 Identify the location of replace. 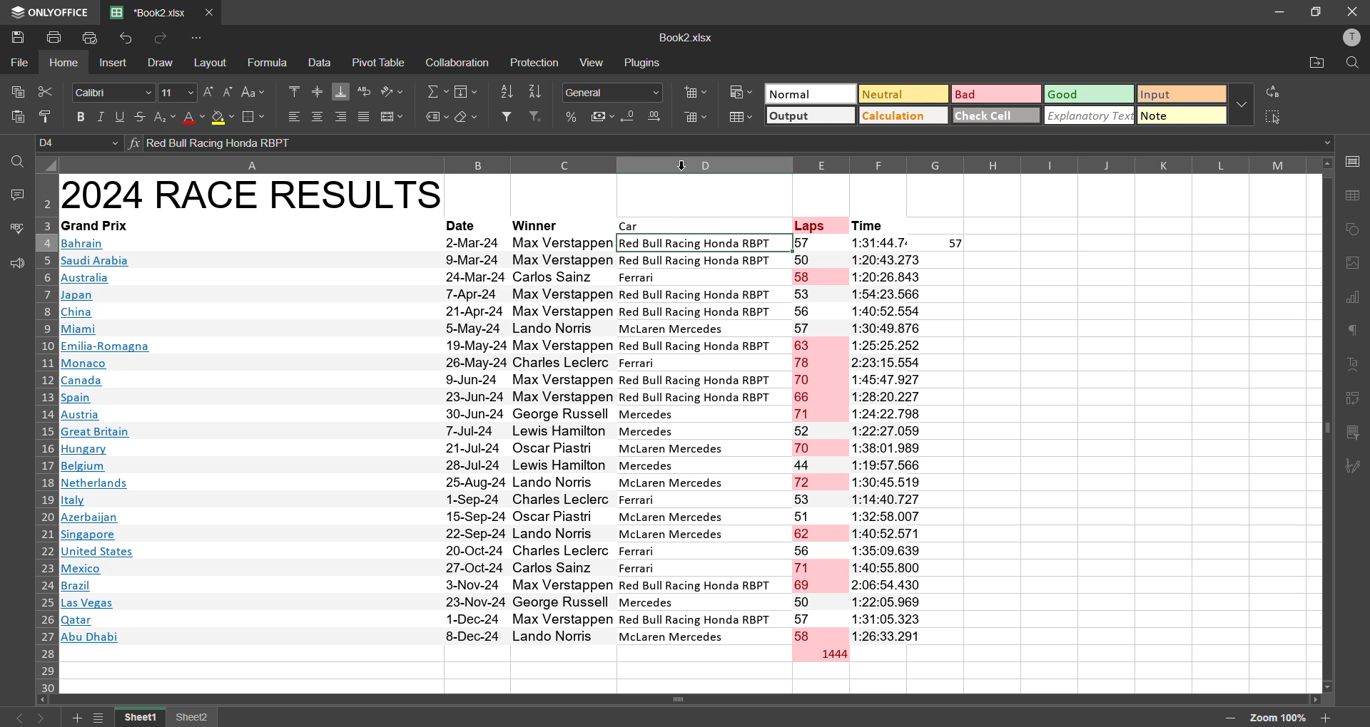
(1276, 91).